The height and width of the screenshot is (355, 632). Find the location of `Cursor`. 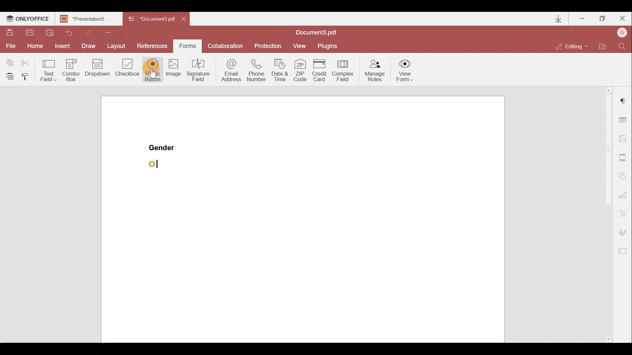

Cursor is located at coordinates (157, 71).